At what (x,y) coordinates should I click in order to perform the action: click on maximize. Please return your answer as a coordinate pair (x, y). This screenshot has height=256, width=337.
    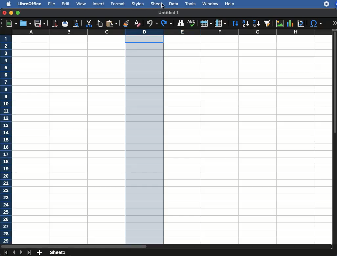
    Looking at the image, I should click on (18, 13).